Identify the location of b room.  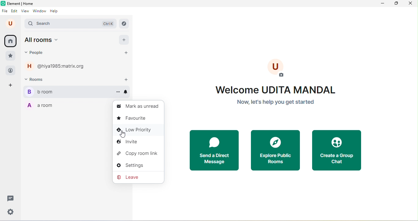
(62, 91).